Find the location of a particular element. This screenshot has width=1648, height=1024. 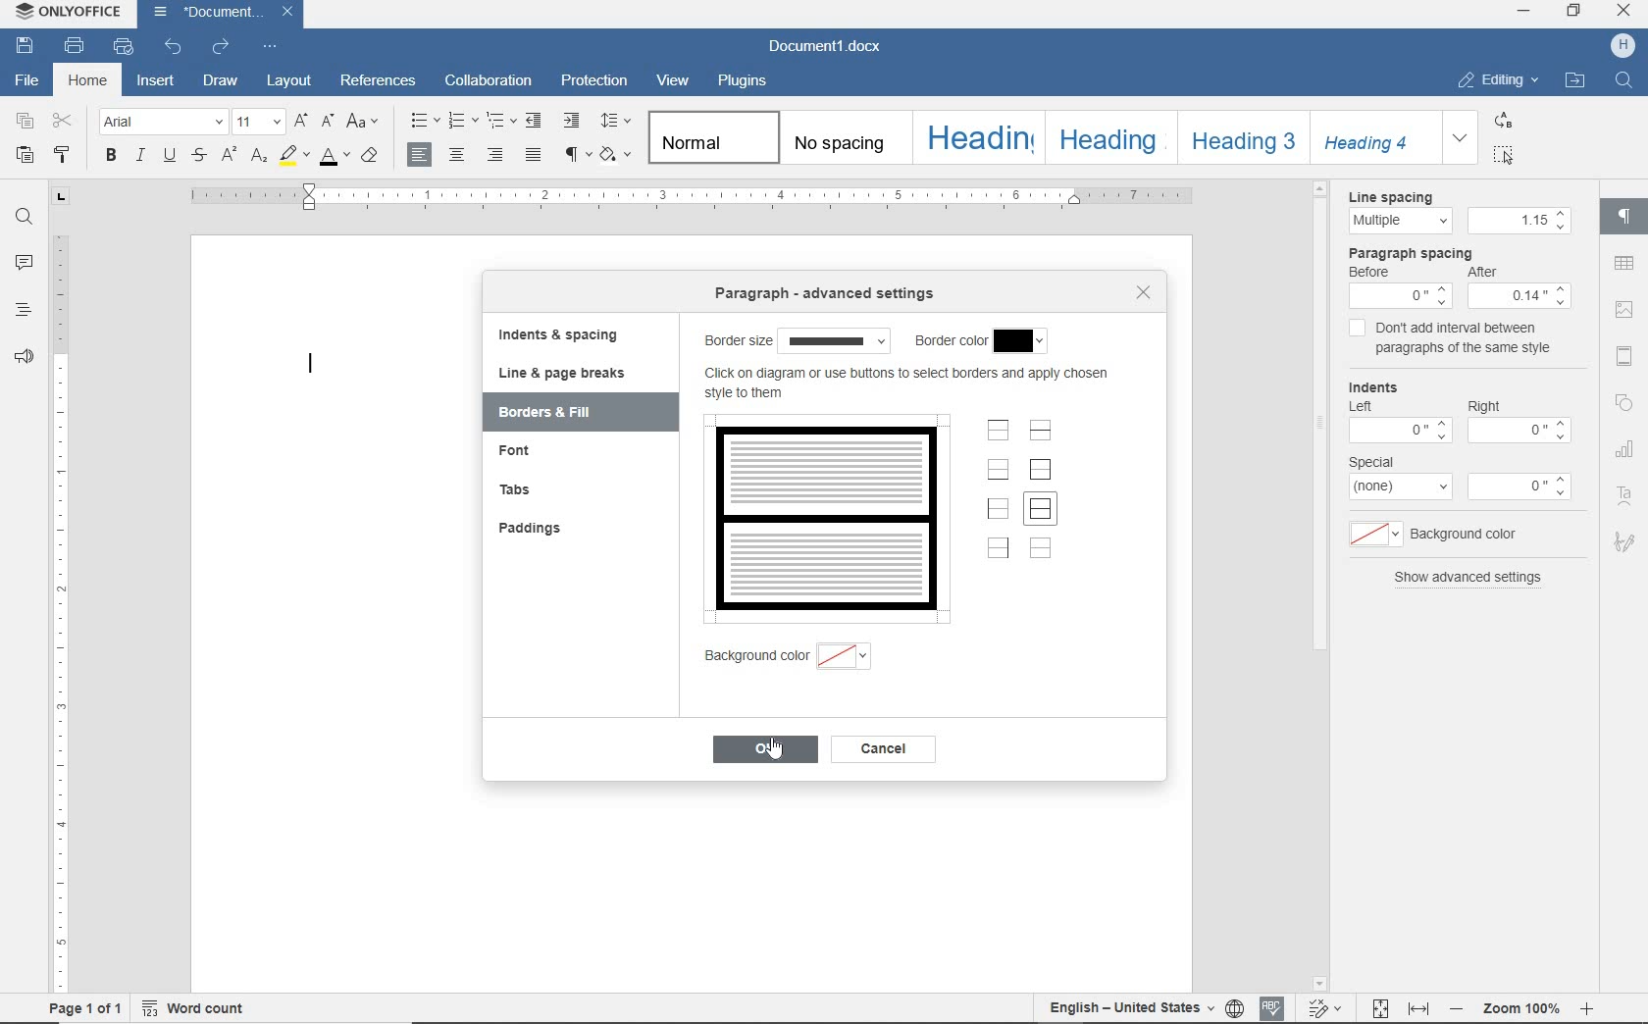

English - United States(text language) is located at coordinates (1128, 1009).